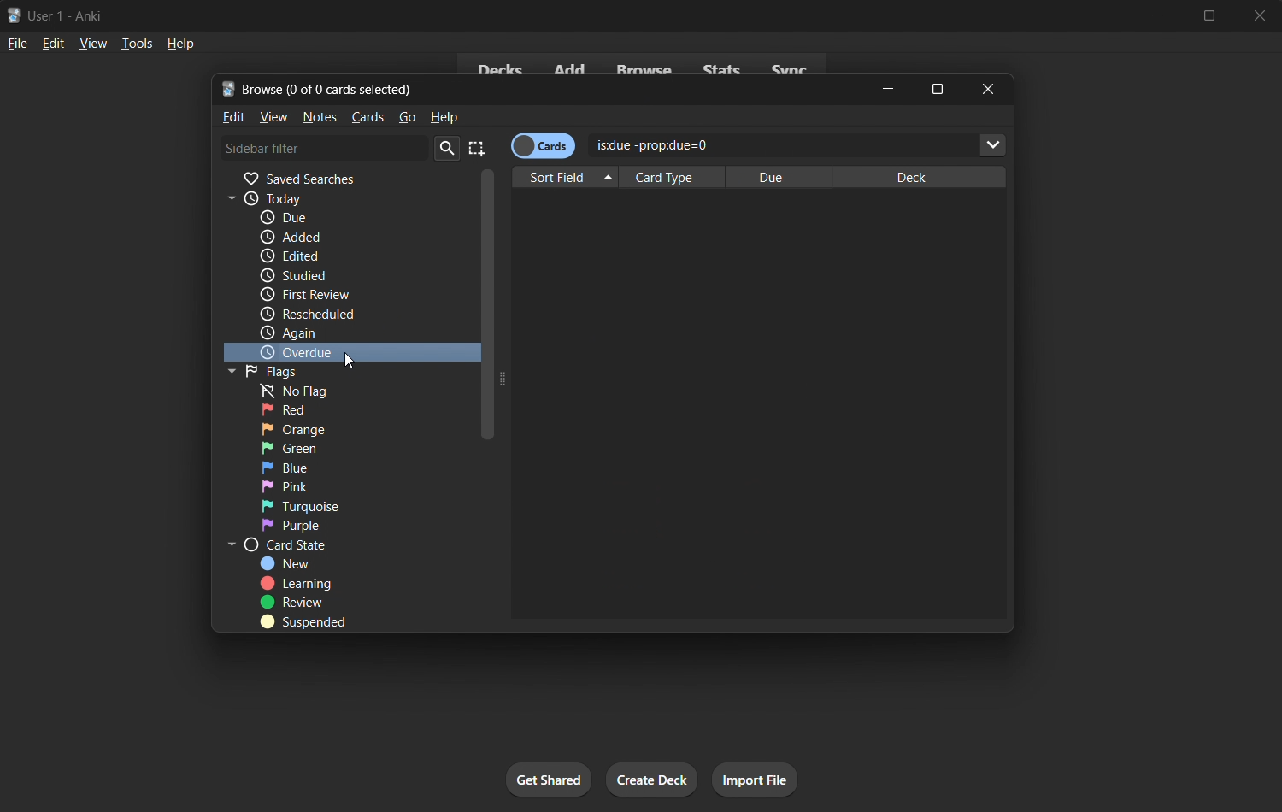  What do you see at coordinates (447, 118) in the screenshot?
I see `help` at bounding box center [447, 118].